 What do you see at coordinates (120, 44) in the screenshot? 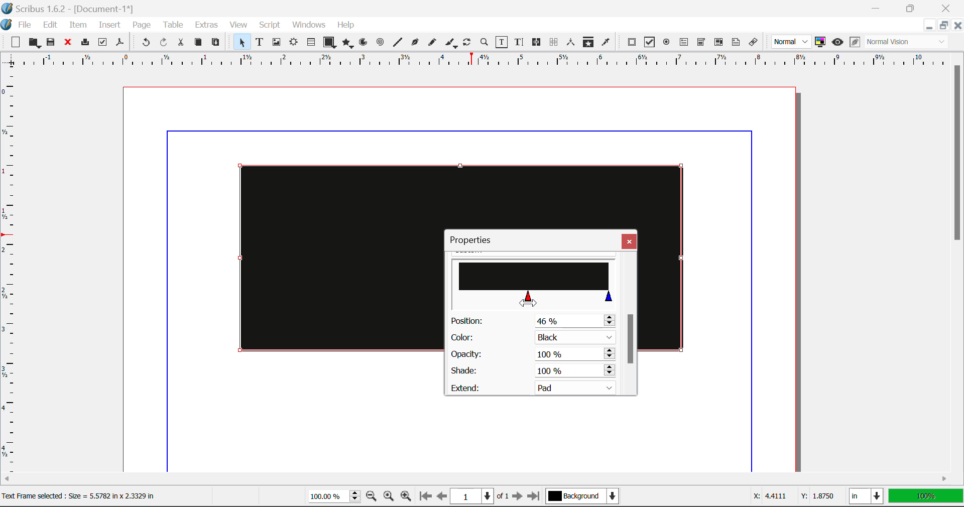
I see `Save as Pdf` at bounding box center [120, 44].